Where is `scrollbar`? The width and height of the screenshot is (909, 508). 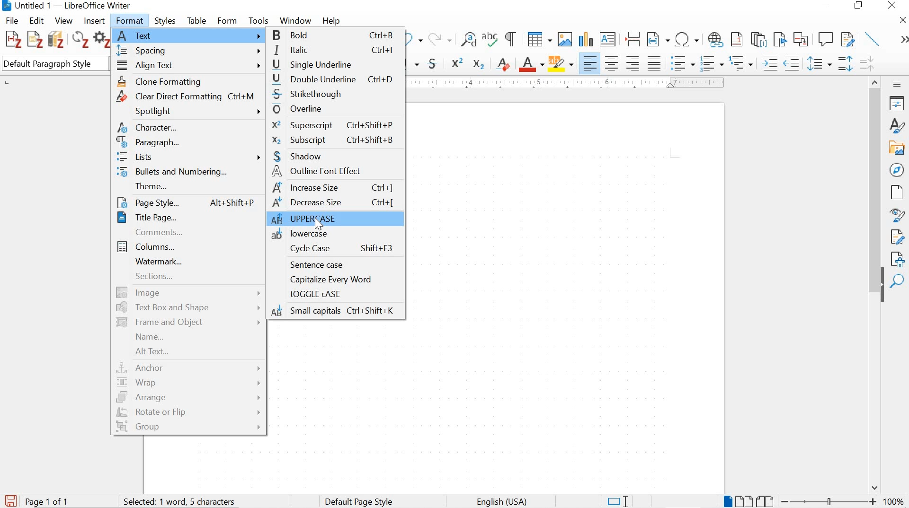 scrollbar is located at coordinates (874, 176).